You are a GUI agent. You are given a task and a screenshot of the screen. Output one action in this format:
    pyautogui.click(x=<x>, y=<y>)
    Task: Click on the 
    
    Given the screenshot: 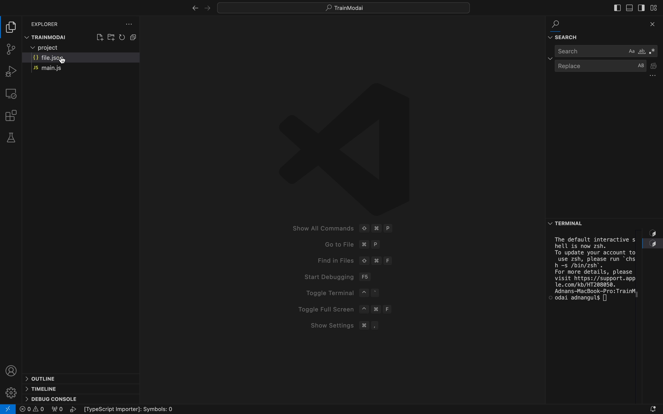 What is the action you would take?
    pyautogui.click(x=134, y=37)
    